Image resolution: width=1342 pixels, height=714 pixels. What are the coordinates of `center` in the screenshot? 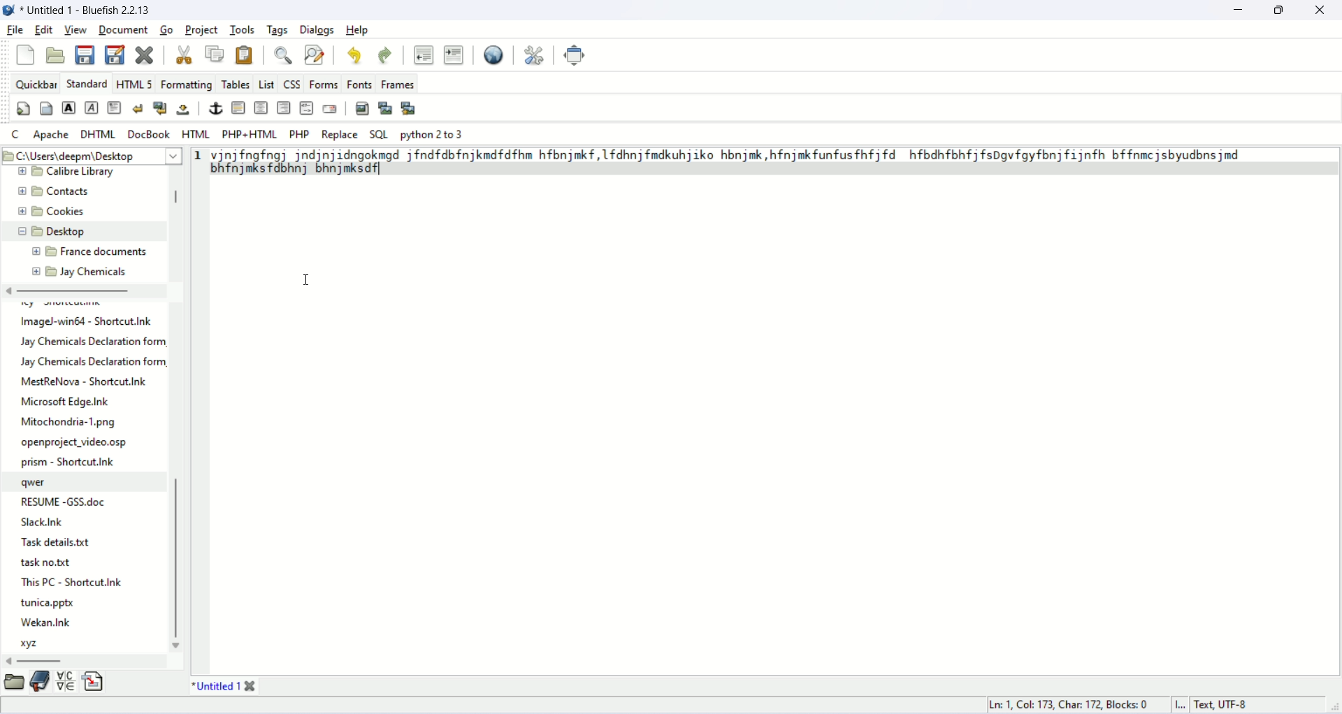 It's located at (261, 107).